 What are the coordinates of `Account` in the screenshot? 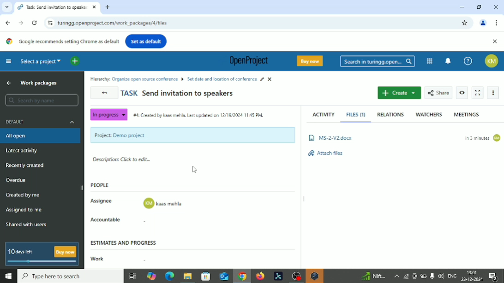 It's located at (483, 24).